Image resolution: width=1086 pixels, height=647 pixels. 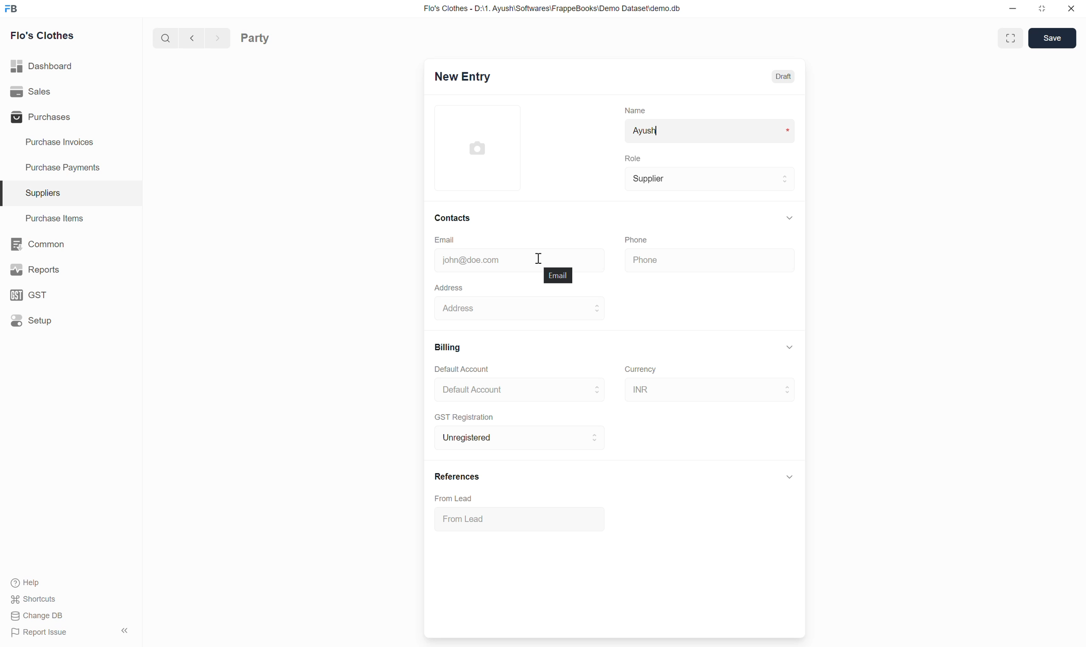 What do you see at coordinates (636, 239) in the screenshot?
I see `Phone` at bounding box center [636, 239].